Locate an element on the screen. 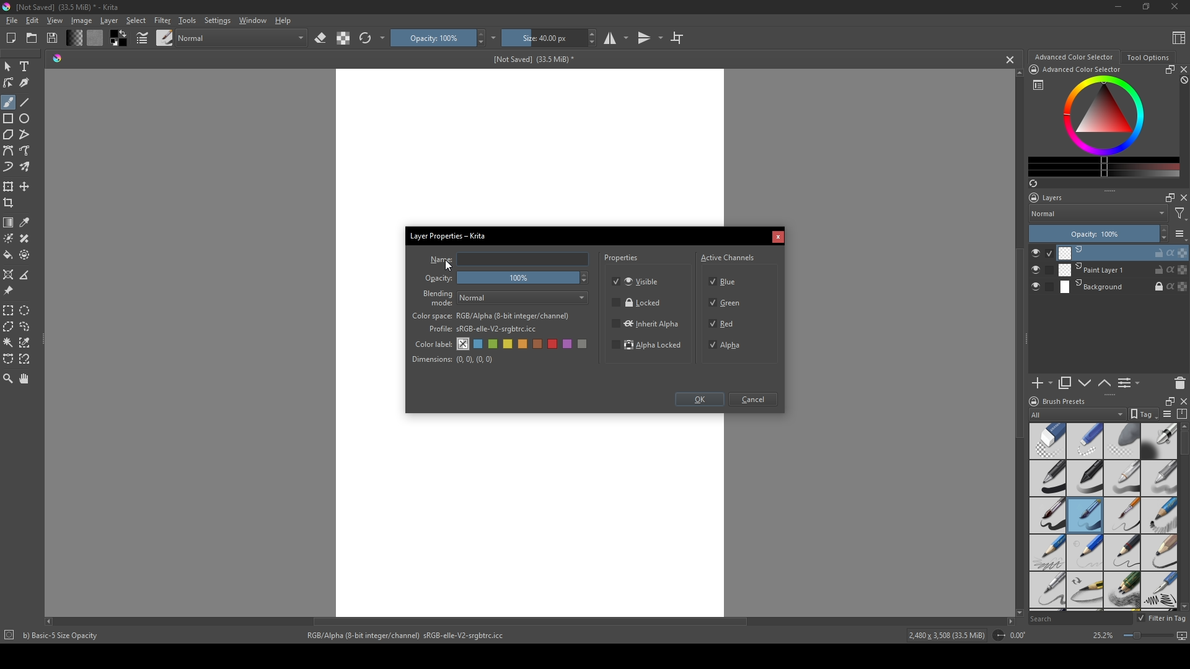  Image is located at coordinates (81, 20).